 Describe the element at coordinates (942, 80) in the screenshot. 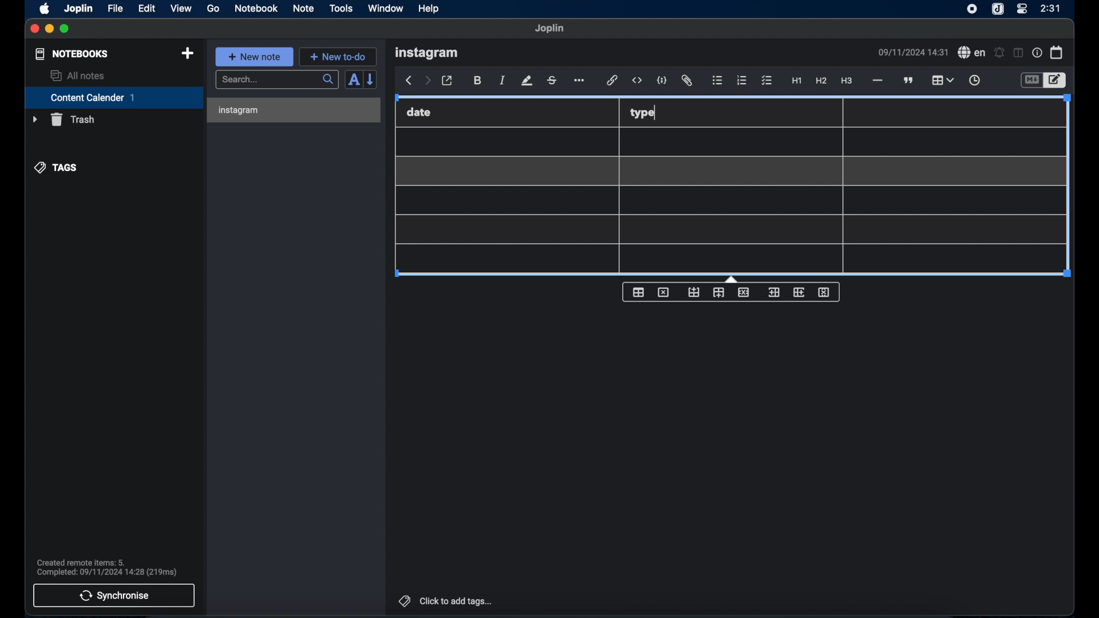

I see `table highlighted` at that location.